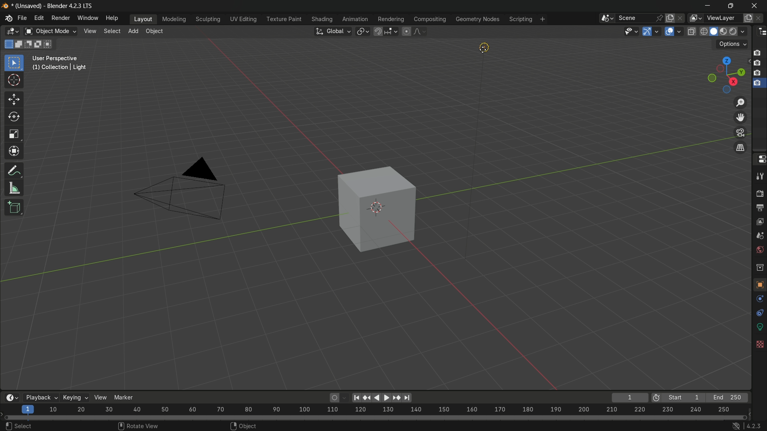  I want to click on remove view layer, so click(760, 19).